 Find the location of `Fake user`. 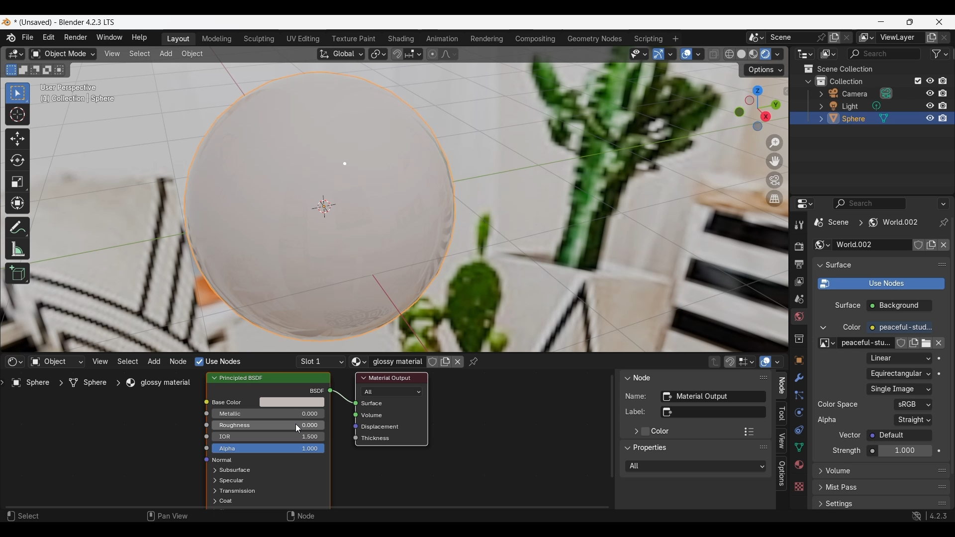

Fake user is located at coordinates (433, 362).